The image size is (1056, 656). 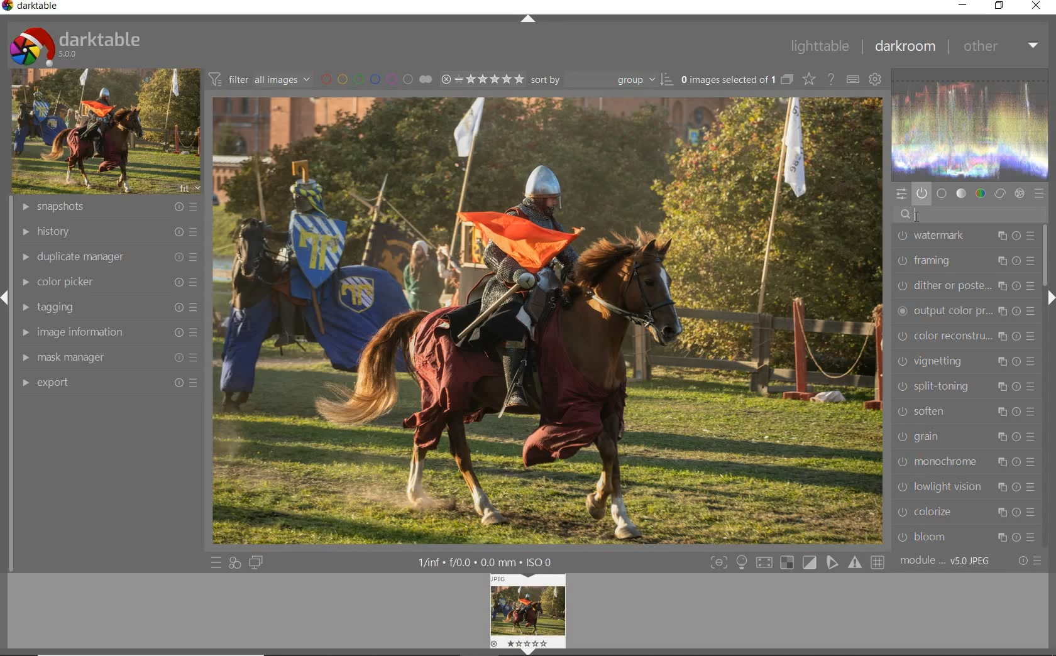 I want to click on quick access to presets, so click(x=216, y=562).